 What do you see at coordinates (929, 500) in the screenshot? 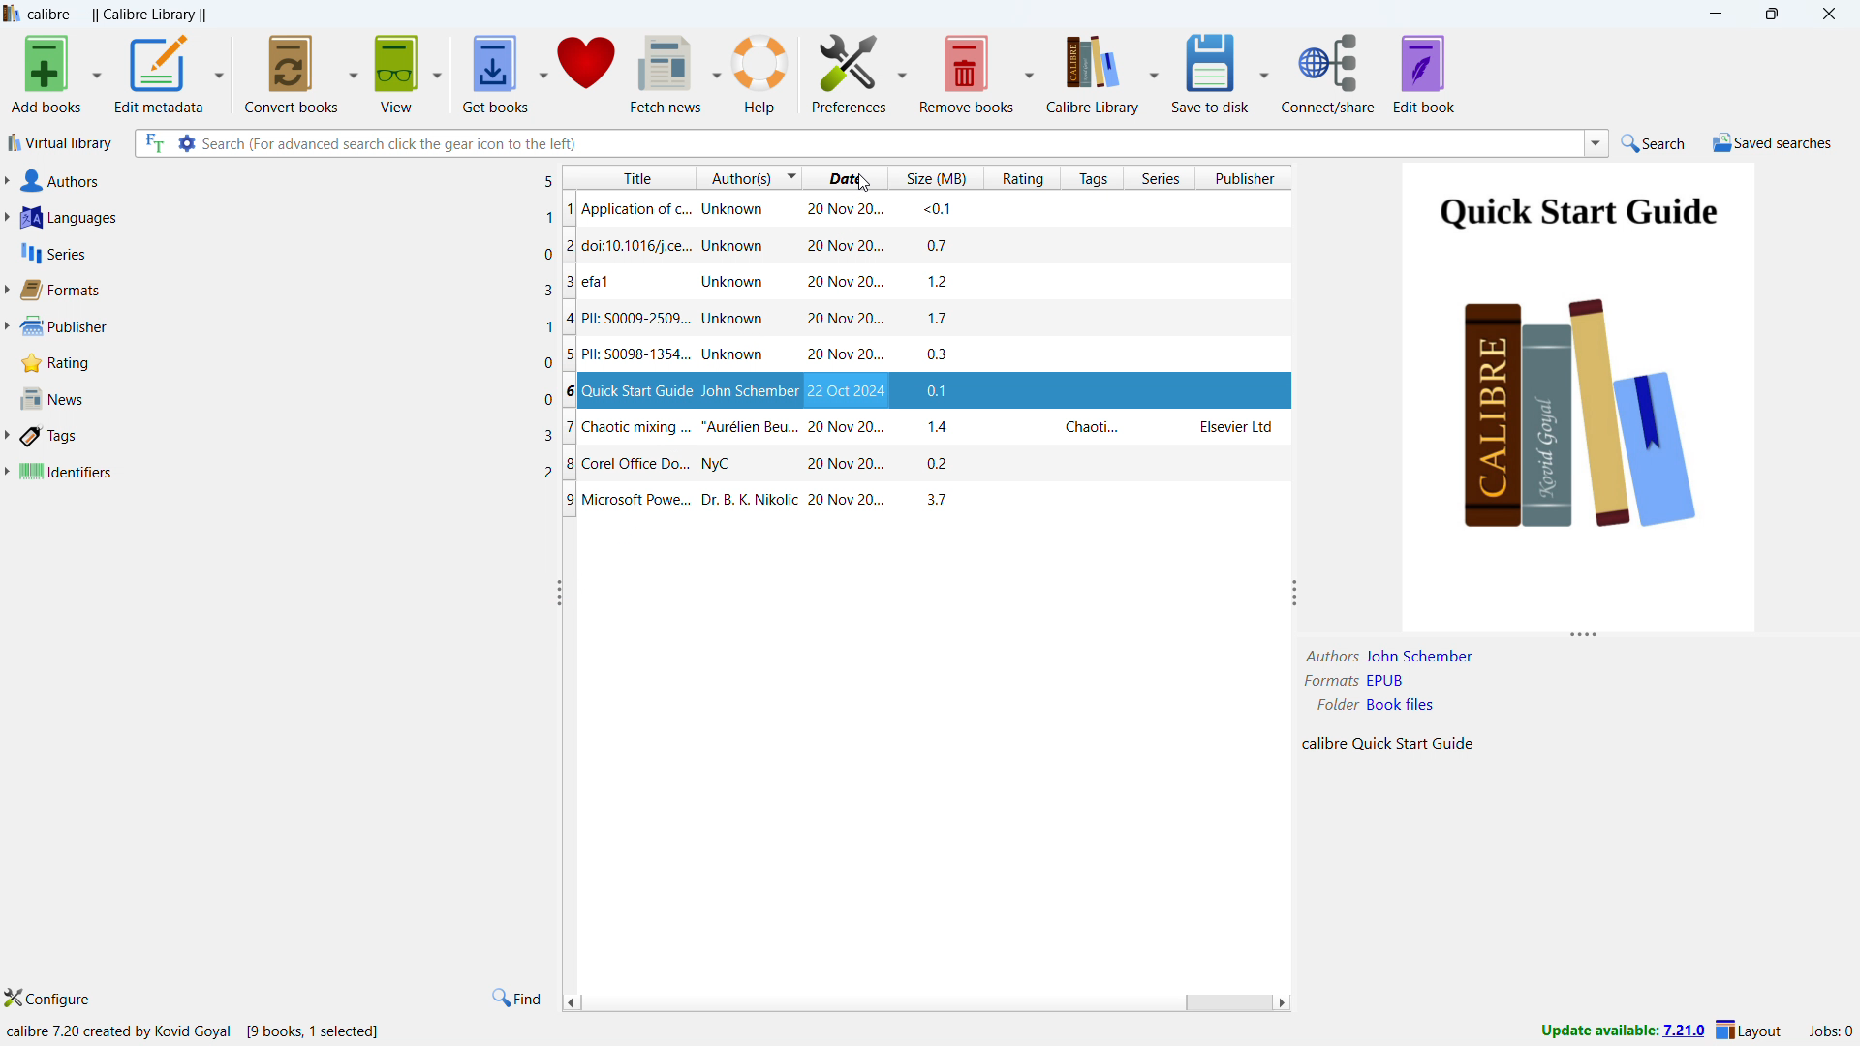
I see `3.7` at bounding box center [929, 500].